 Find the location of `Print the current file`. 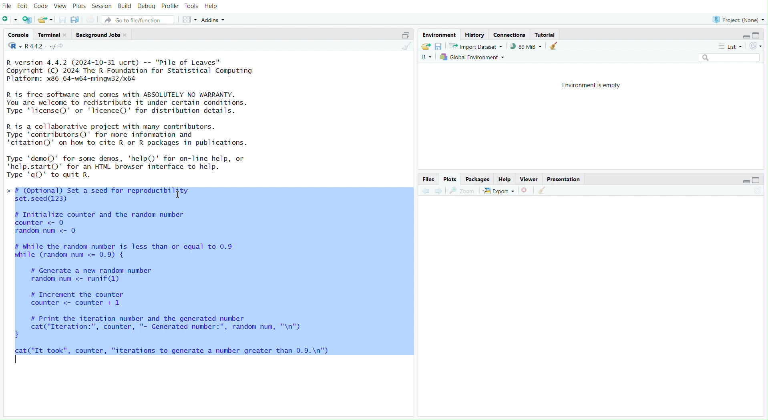

Print the current file is located at coordinates (90, 19).